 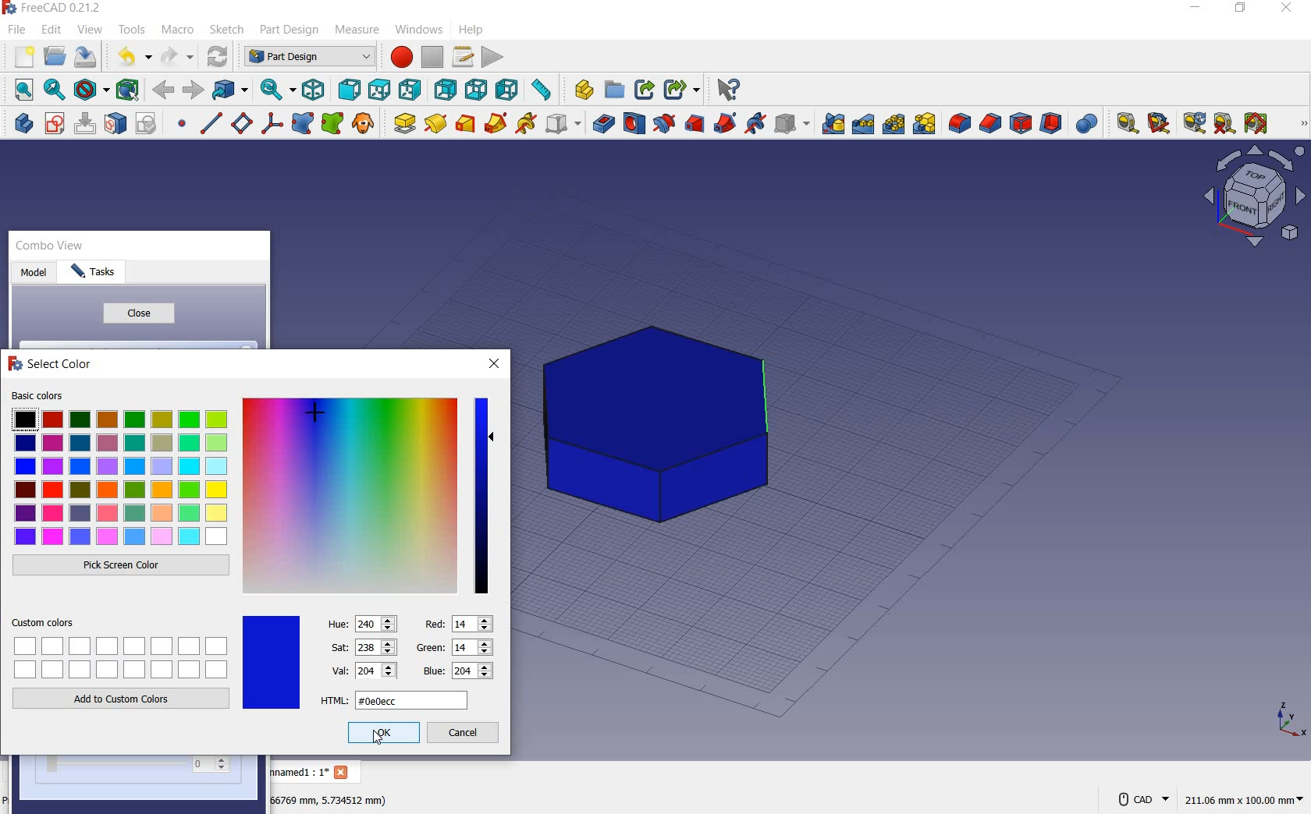 I want to click on RESTORE DOWN, so click(x=1242, y=10).